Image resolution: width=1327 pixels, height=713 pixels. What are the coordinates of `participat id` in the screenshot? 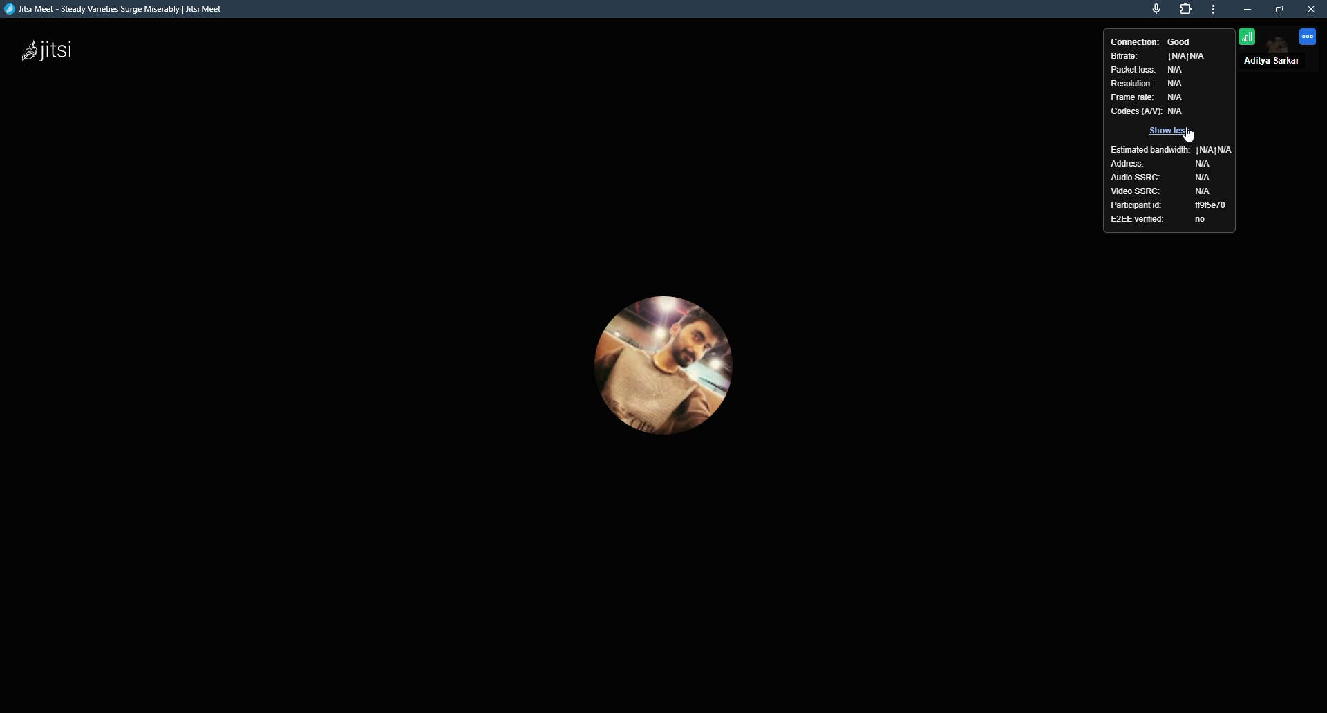 It's located at (1136, 205).